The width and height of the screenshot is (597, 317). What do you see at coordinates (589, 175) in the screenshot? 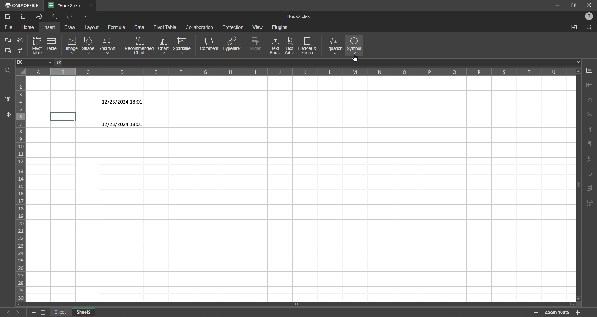
I see `pivot table` at bounding box center [589, 175].